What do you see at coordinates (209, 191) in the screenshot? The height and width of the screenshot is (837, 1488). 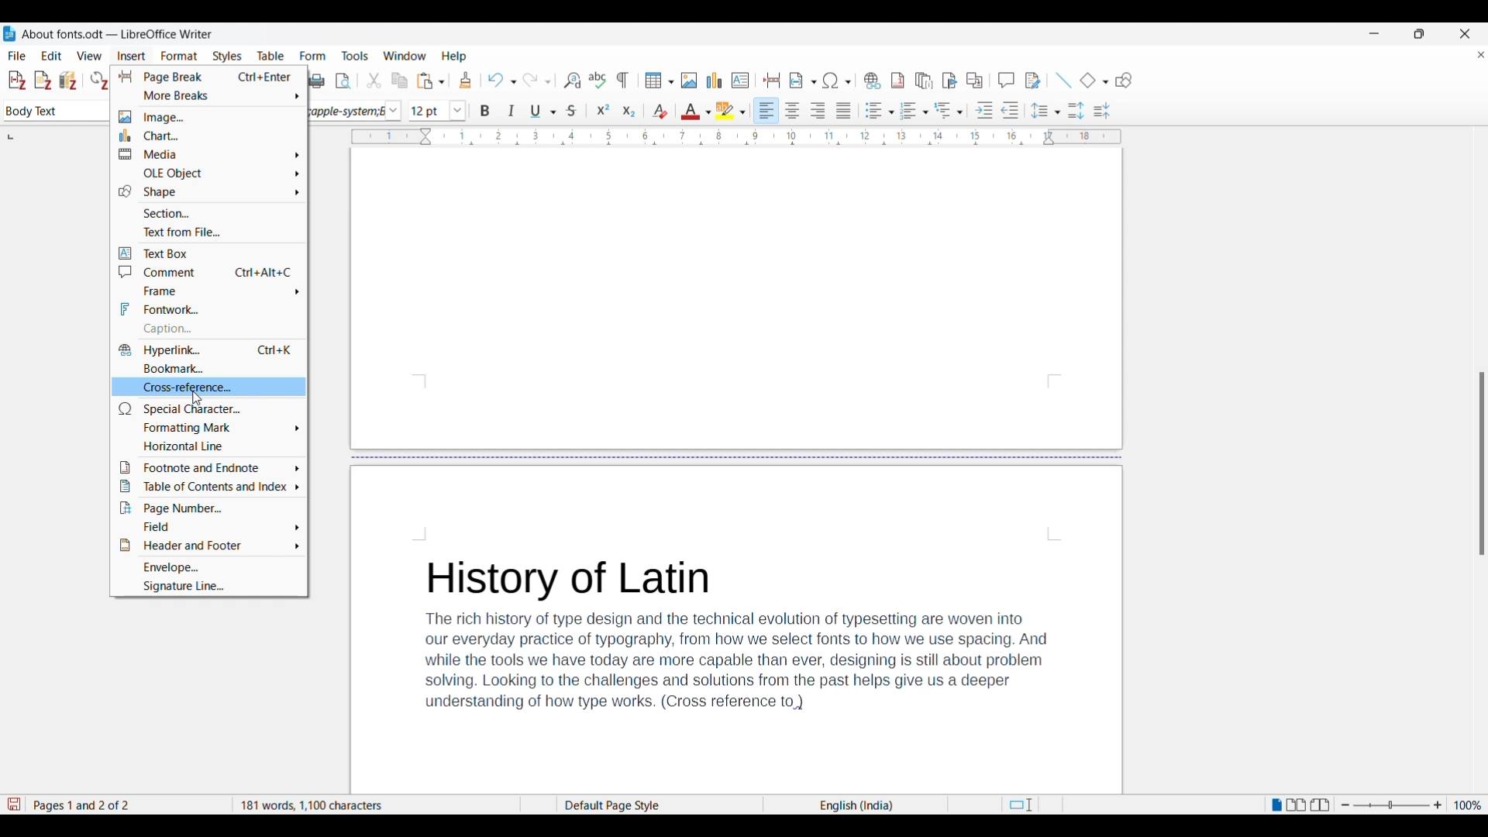 I see `Shape options` at bounding box center [209, 191].